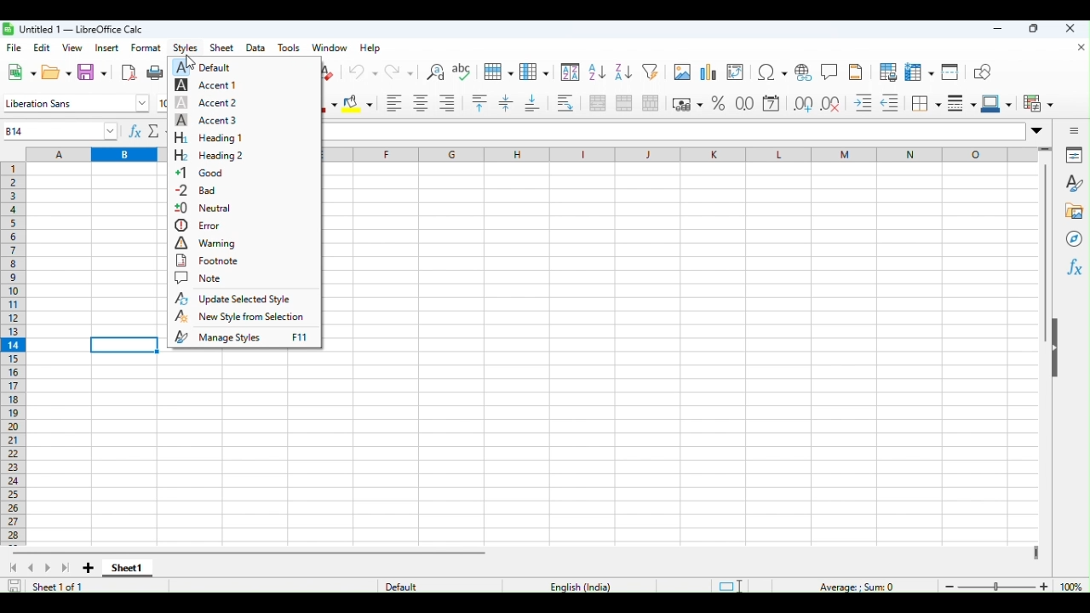 Image resolution: width=1090 pixels, height=613 pixels. I want to click on j, so click(648, 154).